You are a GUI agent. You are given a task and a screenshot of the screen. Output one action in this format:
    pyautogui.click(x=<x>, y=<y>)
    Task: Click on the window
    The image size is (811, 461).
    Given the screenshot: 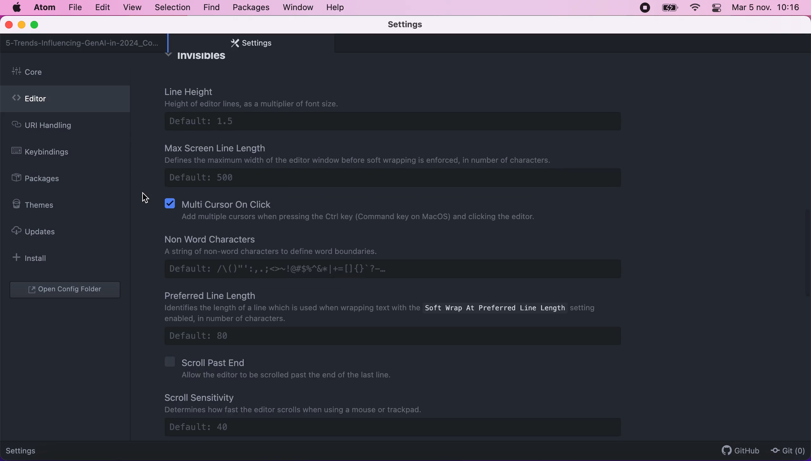 What is the action you would take?
    pyautogui.click(x=298, y=7)
    